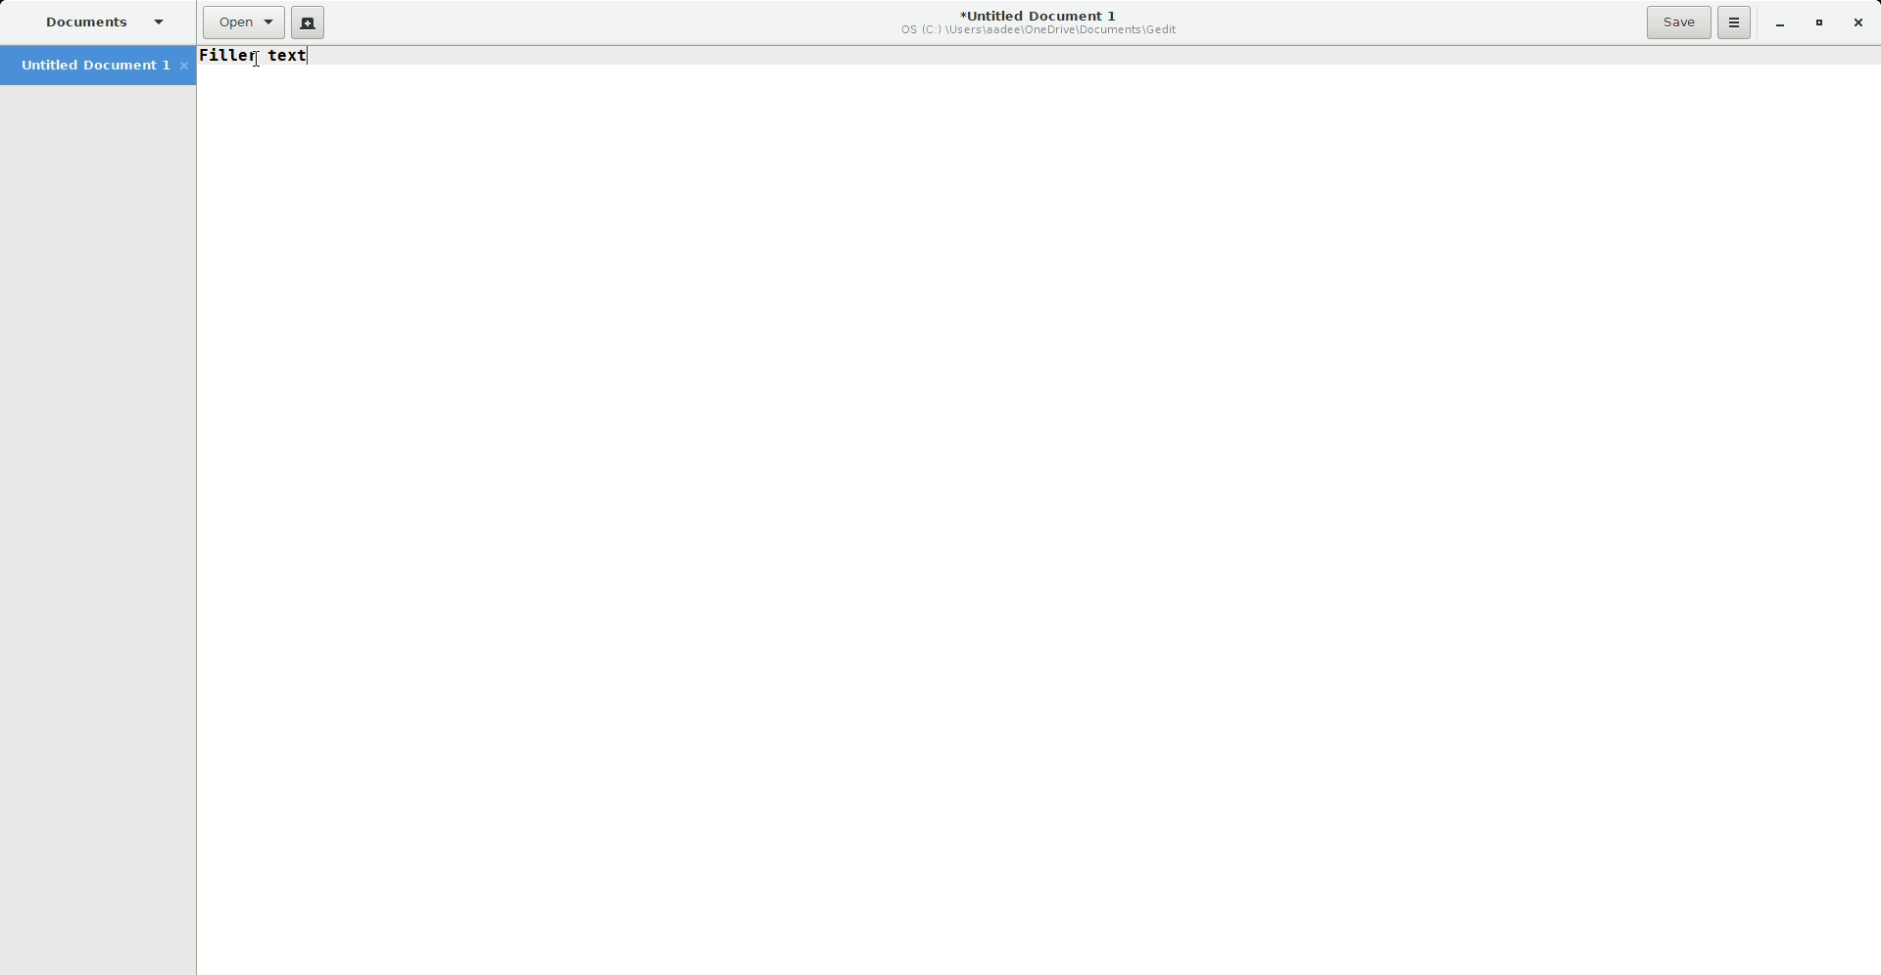 The height and width of the screenshot is (975, 1881). I want to click on Documents, so click(103, 22).